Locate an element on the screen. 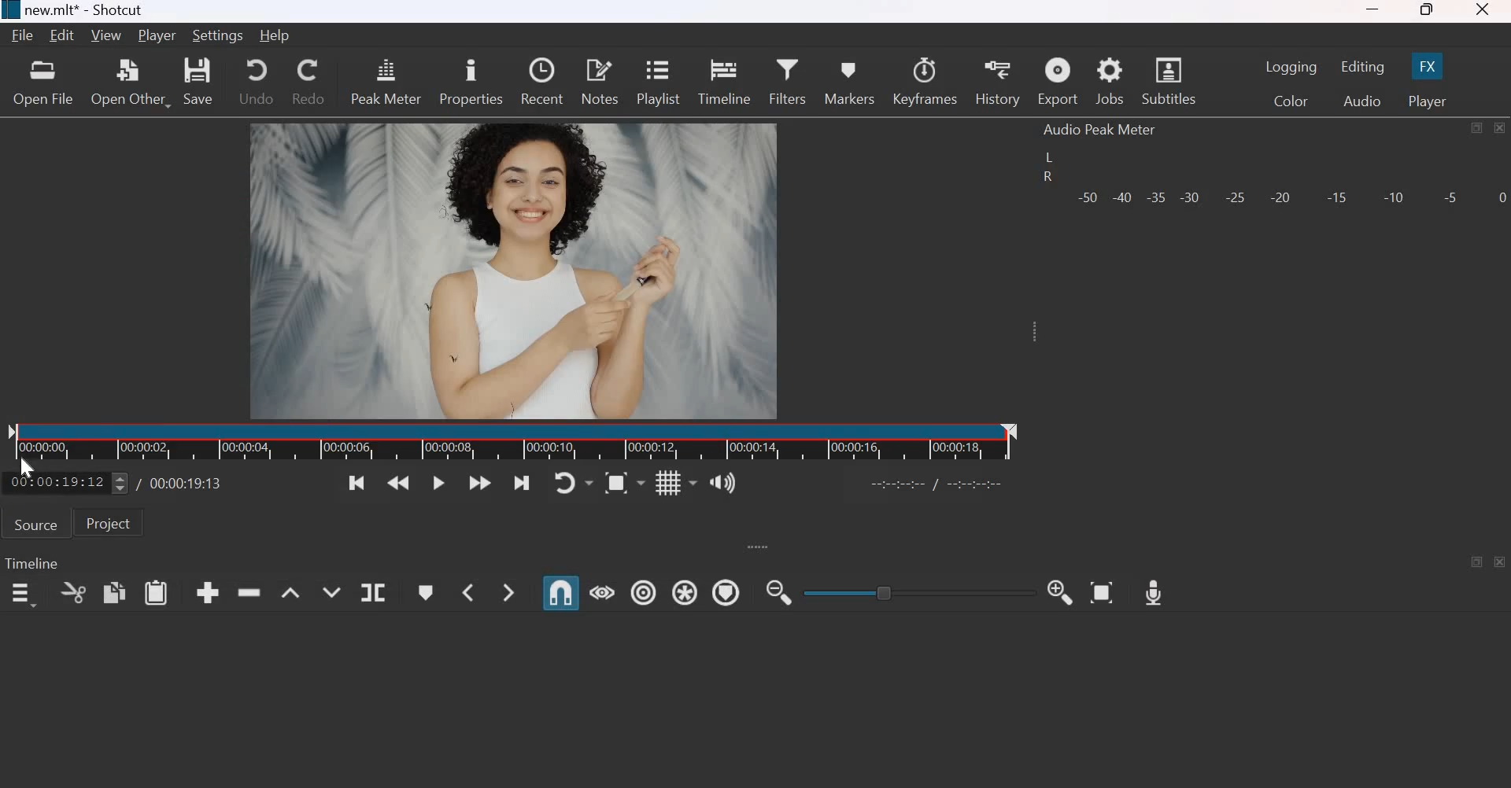 This screenshot has height=788, width=1511. Player is located at coordinates (1425, 101).